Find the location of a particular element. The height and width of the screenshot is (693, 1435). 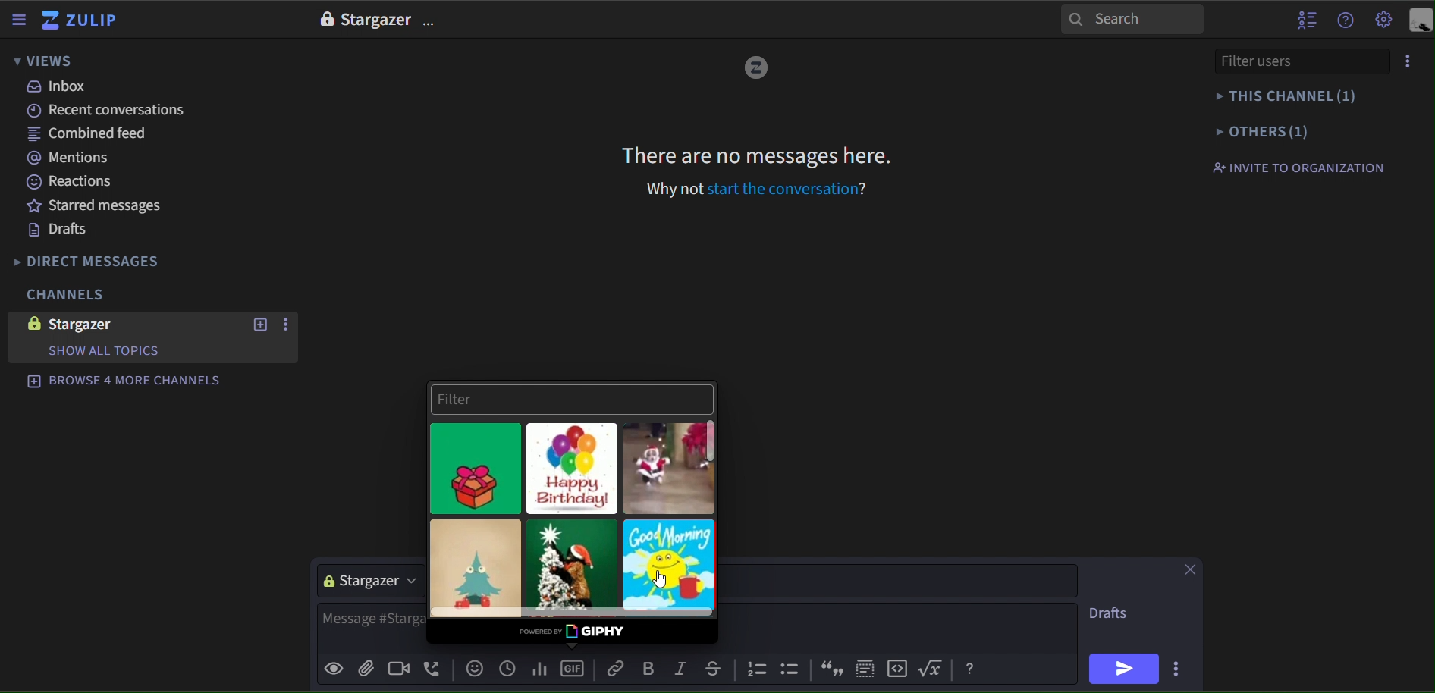

search is located at coordinates (1132, 18).